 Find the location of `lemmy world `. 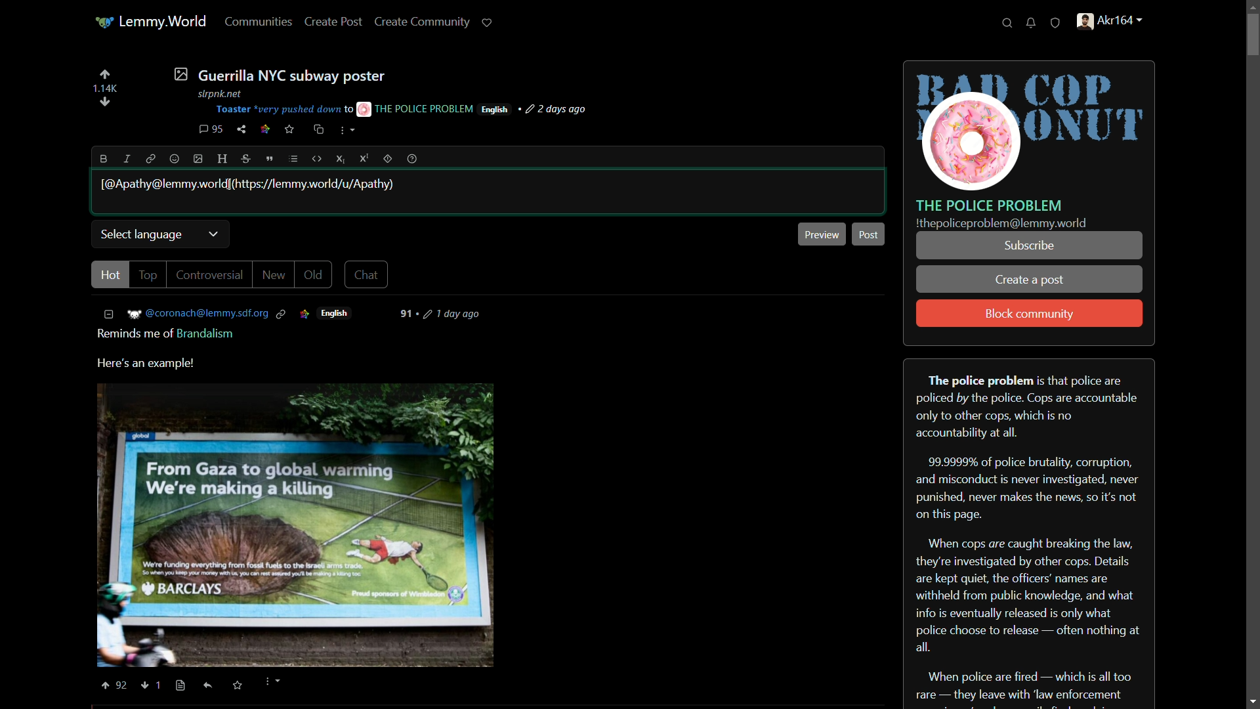

lemmy world  is located at coordinates (152, 22).